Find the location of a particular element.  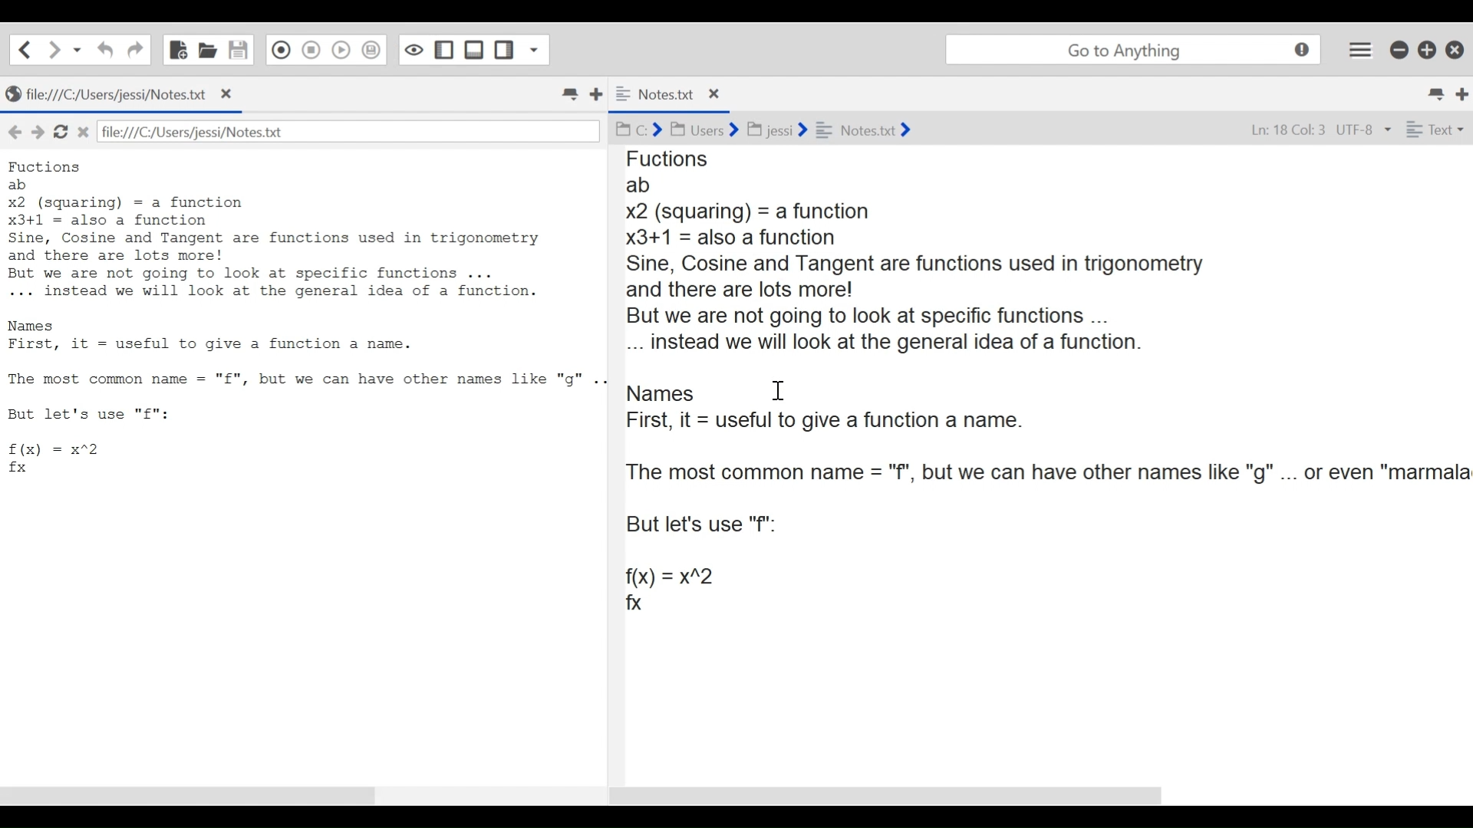

list all tabs is located at coordinates (1430, 94).